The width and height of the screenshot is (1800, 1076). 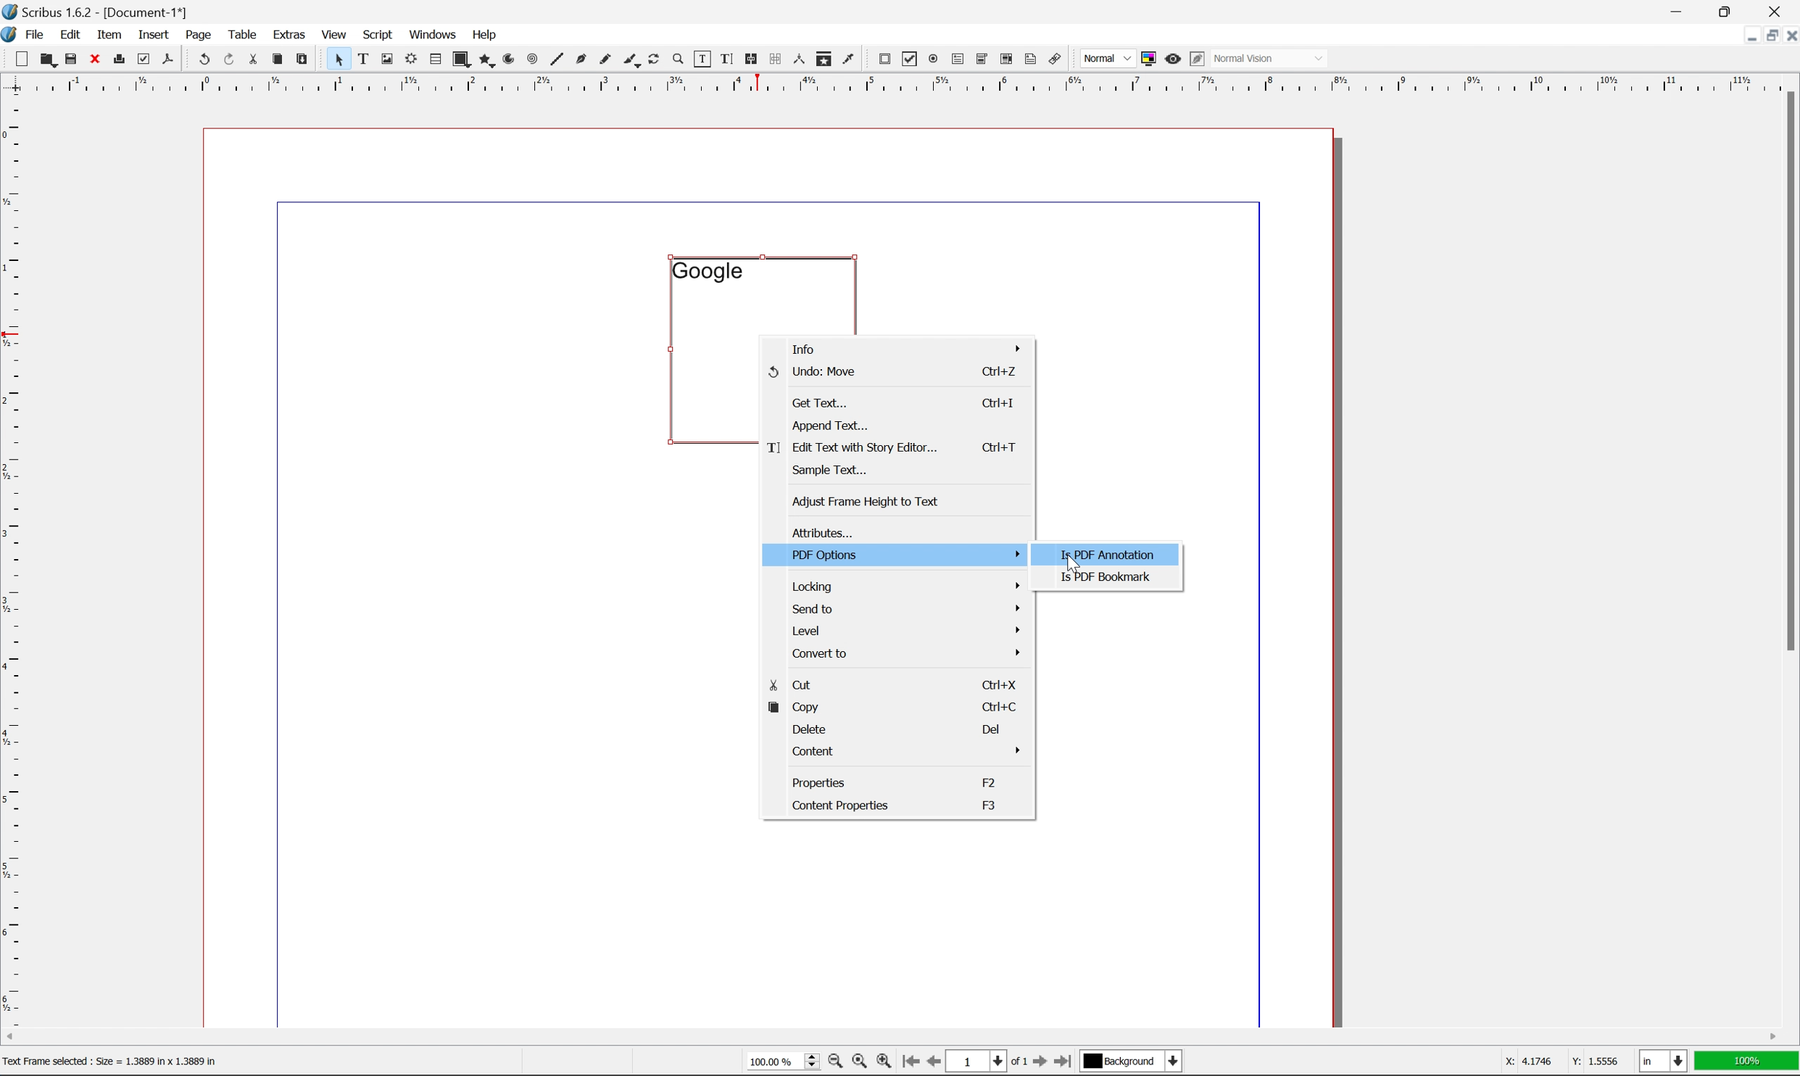 I want to click on windows, so click(x=435, y=33).